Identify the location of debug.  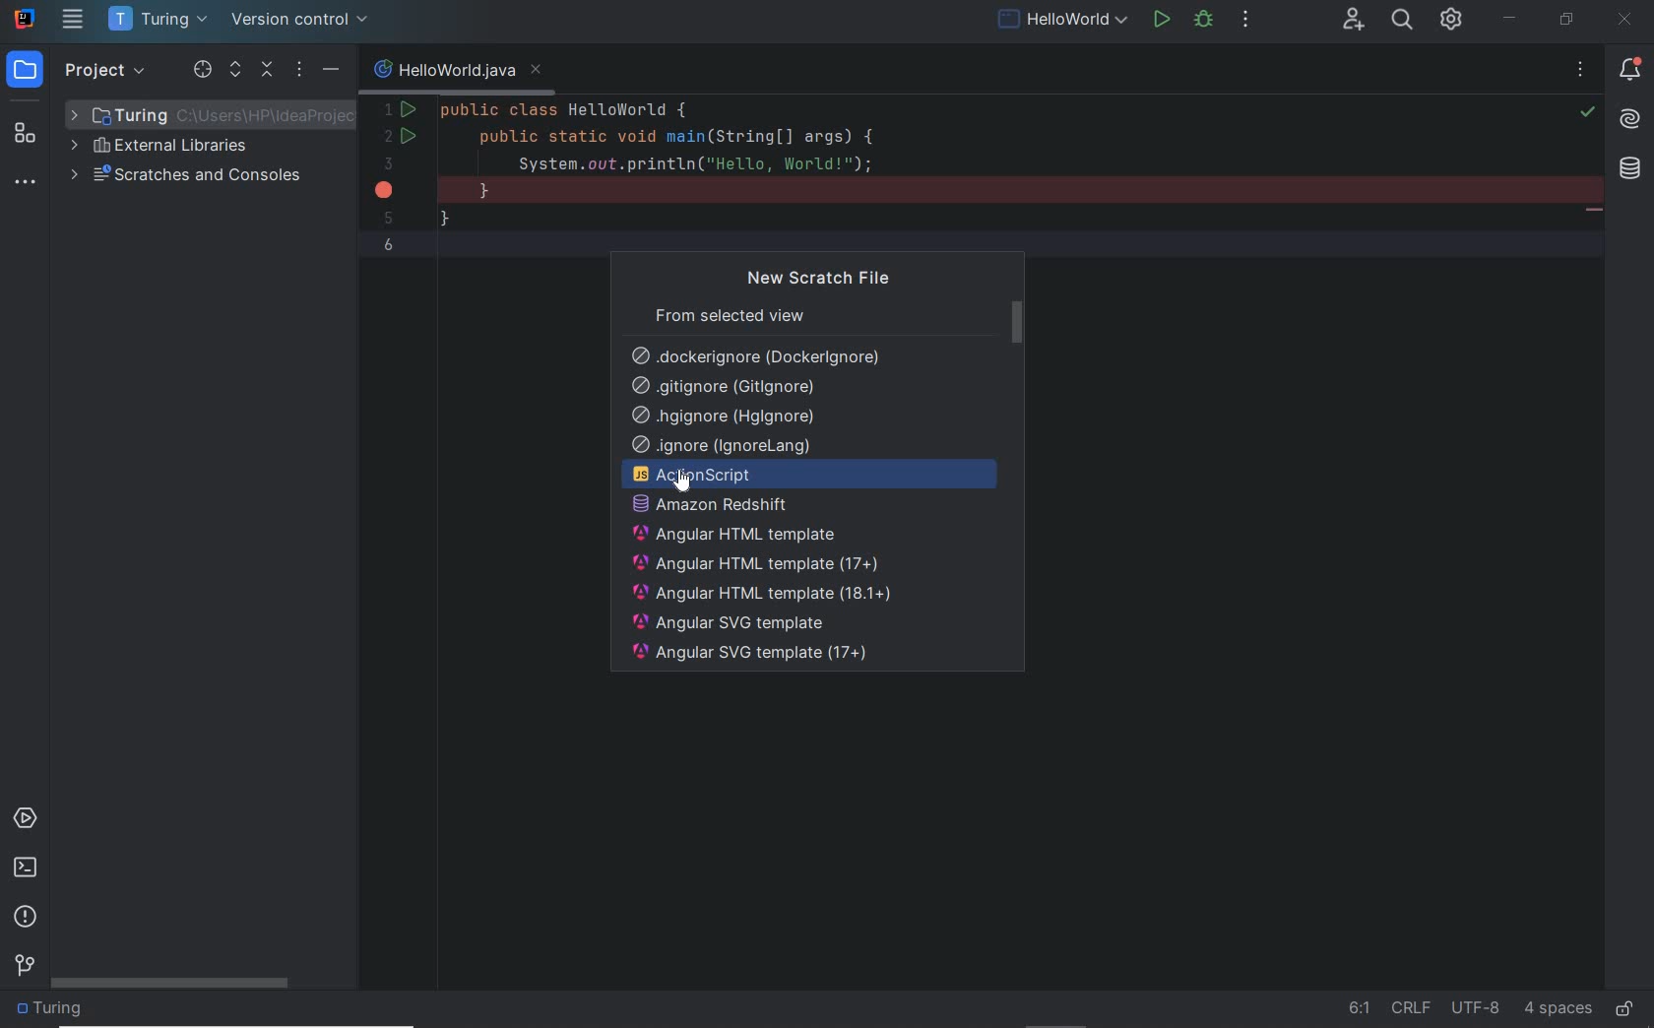
(1208, 22).